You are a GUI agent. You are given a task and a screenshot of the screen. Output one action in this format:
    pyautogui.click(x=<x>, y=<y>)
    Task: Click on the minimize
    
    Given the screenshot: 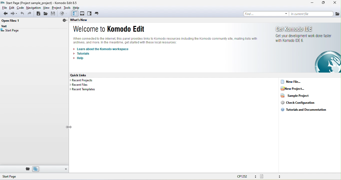 What is the action you would take?
    pyautogui.click(x=312, y=3)
    